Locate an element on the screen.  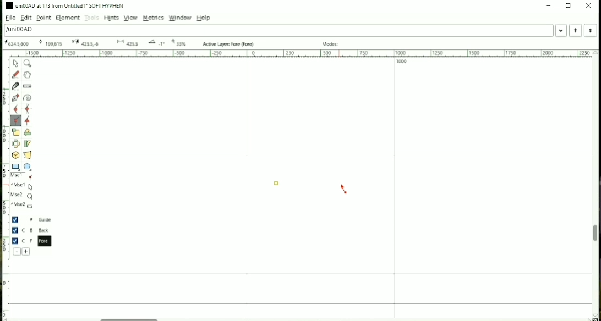
Guide is located at coordinates (32, 220).